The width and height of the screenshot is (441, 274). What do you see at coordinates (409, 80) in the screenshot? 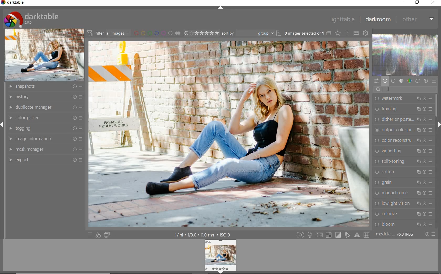
I see `color` at bounding box center [409, 80].